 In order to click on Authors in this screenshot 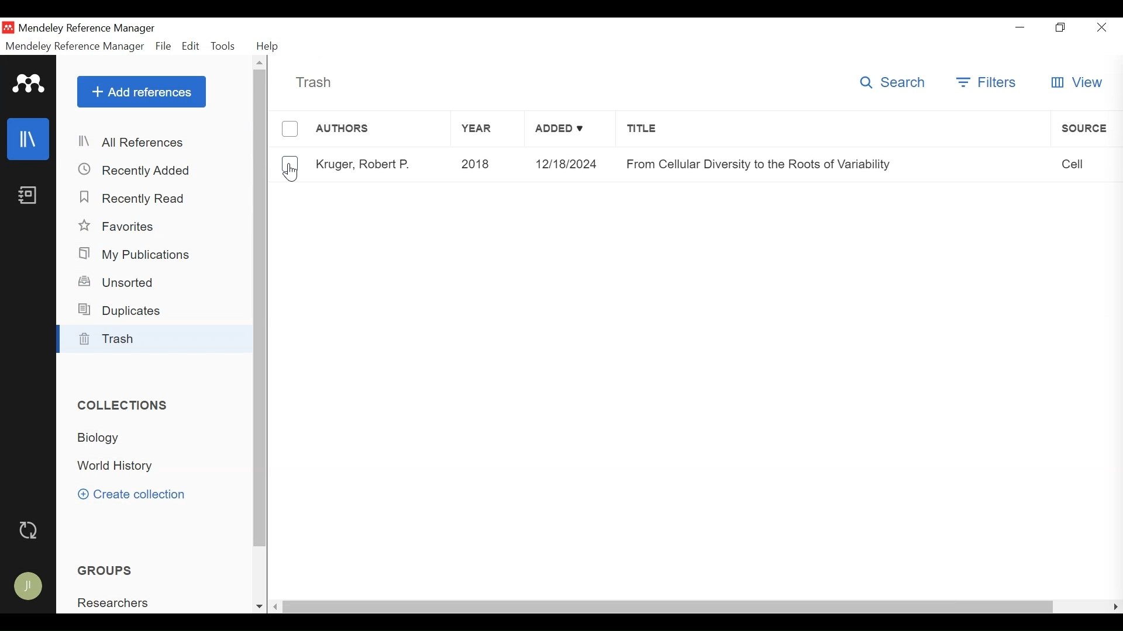, I will do `click(380, 130)`.